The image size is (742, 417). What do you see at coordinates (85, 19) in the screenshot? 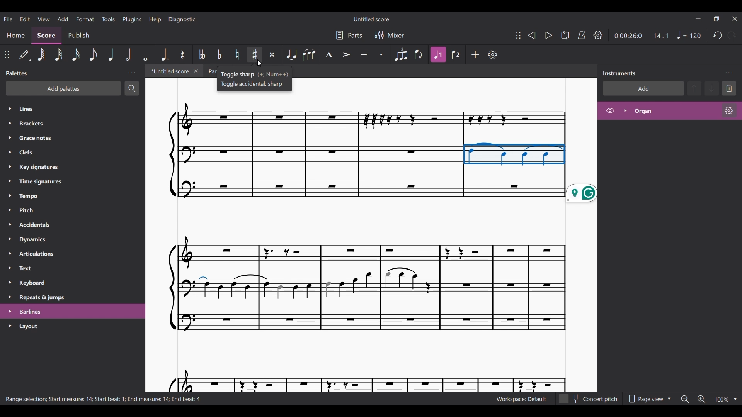
I see `Format menu` at bounding box center [85, 19].